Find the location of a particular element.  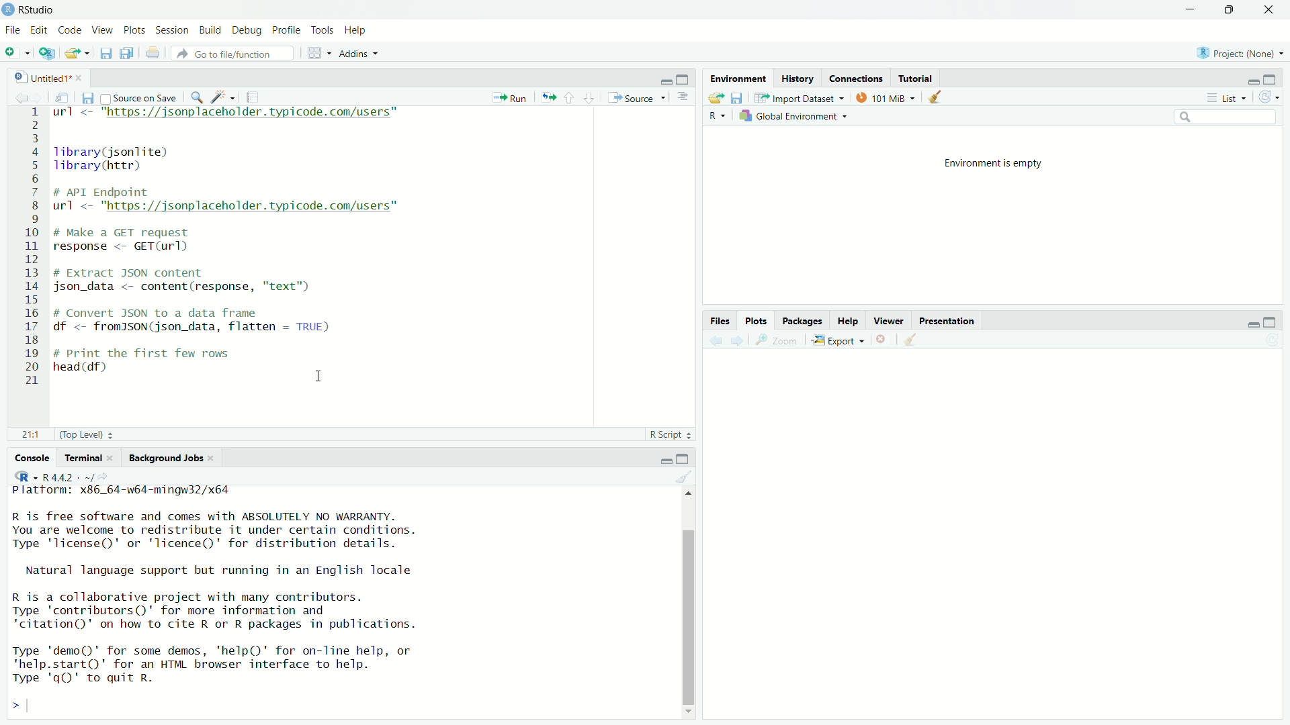

Untitled 1 is located at coordinates (49, 78).